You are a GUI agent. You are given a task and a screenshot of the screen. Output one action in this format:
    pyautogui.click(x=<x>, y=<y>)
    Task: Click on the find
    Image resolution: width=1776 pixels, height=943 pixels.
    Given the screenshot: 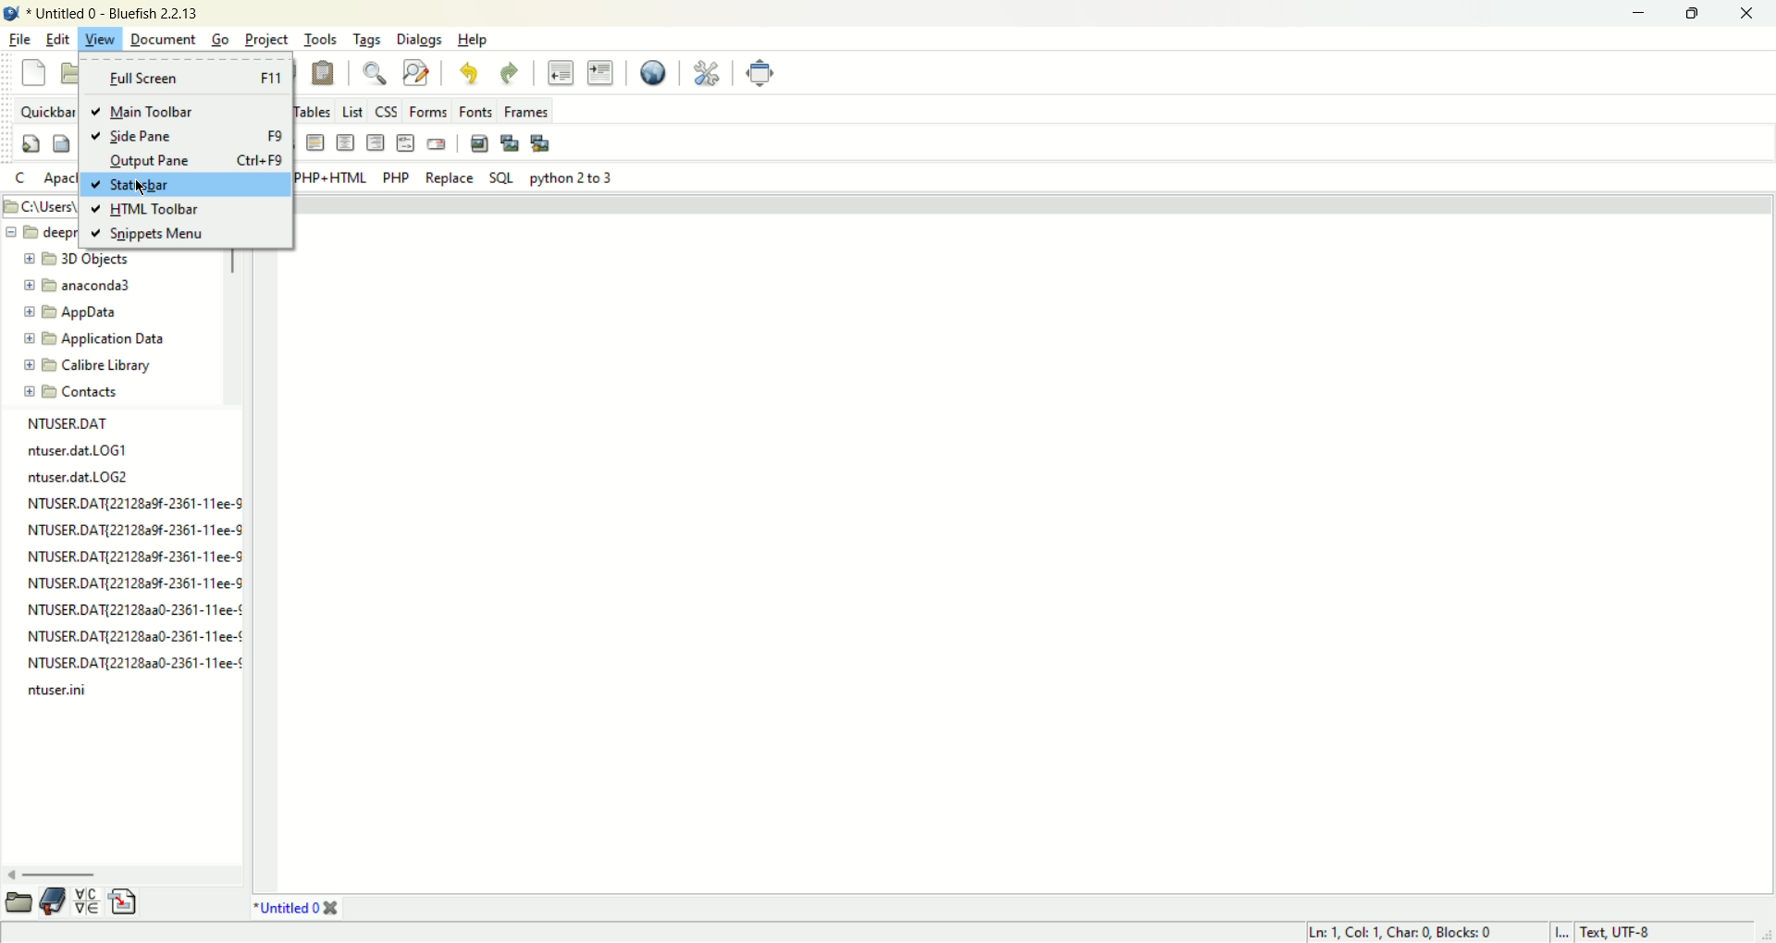 What is the action you would take?
    pyautogui.click(x=378, y=73)
    